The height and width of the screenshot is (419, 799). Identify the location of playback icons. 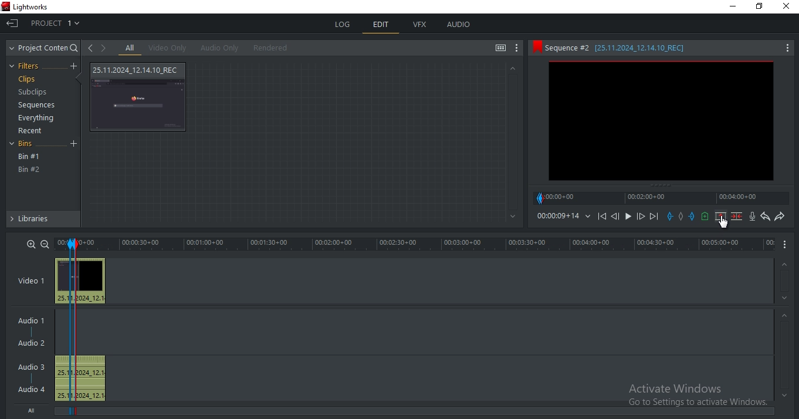
(601, 215).